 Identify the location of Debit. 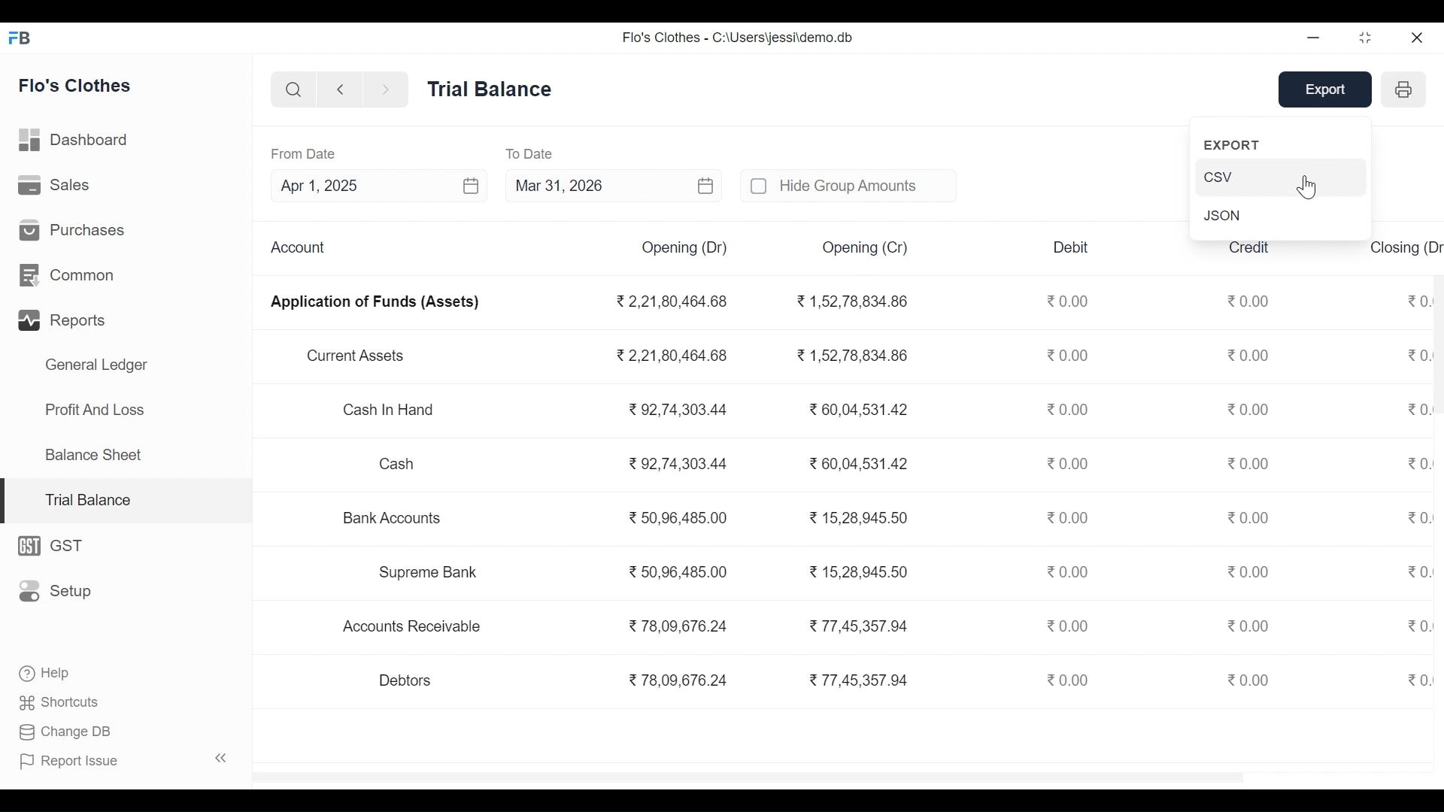
(1072, 247).